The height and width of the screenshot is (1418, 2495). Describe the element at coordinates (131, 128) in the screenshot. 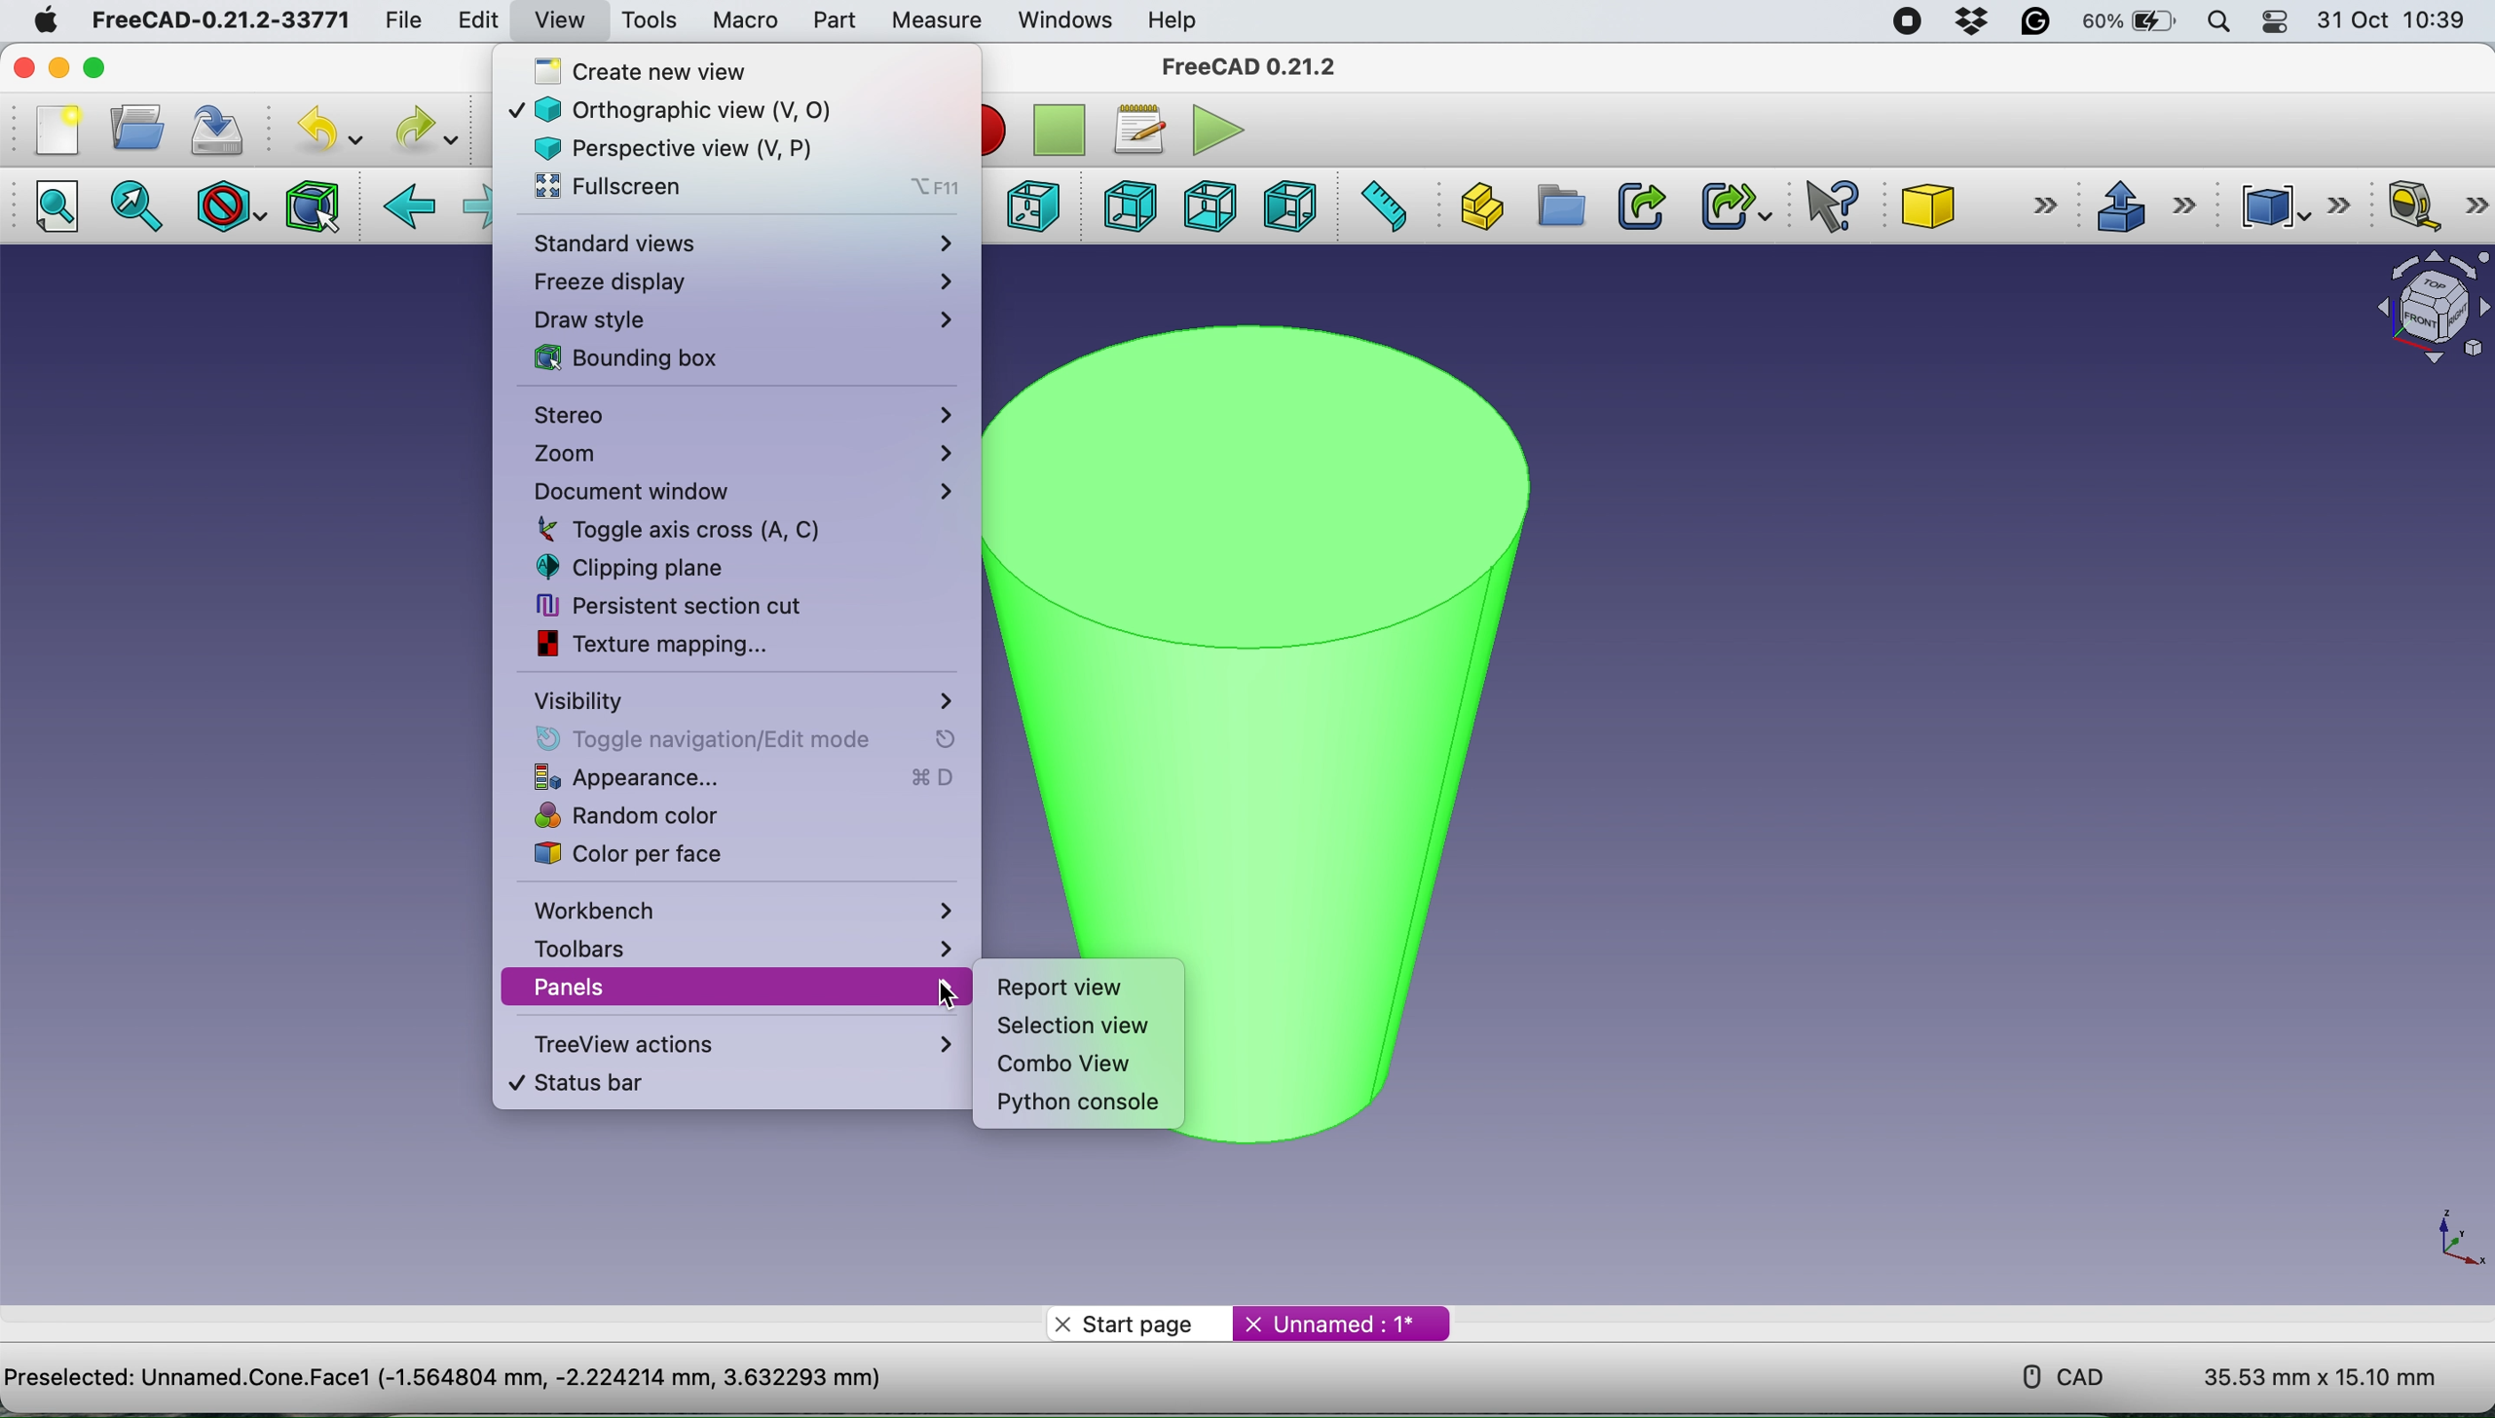

I see `open` at that location.